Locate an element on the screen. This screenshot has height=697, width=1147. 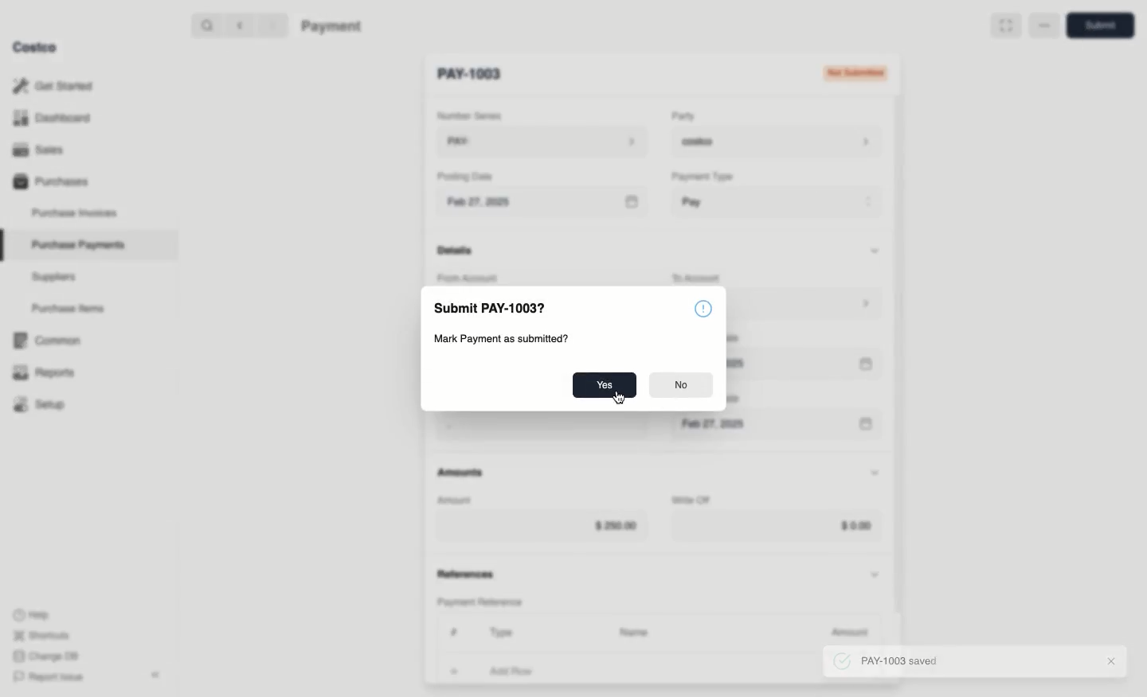
Yes is located at coordinates (604, 384).